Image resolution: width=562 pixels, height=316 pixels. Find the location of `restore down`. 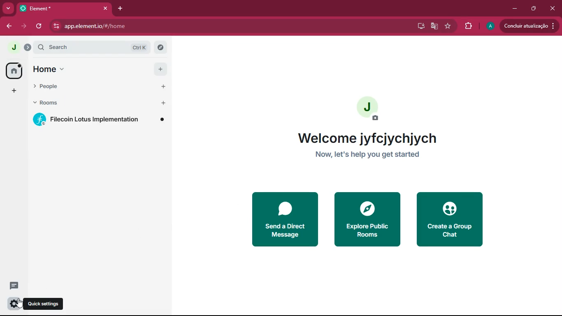

restore down is located at coordinates (533, 9).